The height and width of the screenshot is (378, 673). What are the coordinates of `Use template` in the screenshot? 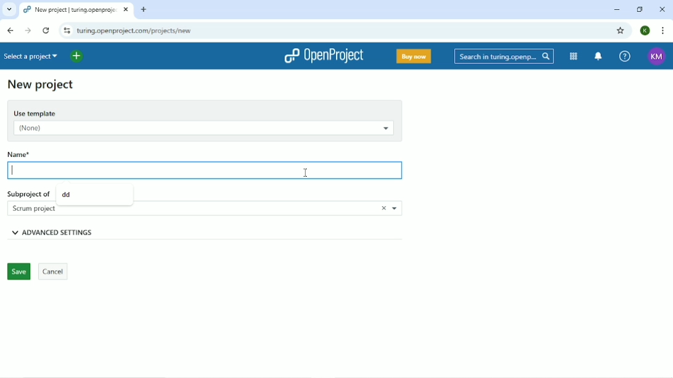 It's located at (204, 111).